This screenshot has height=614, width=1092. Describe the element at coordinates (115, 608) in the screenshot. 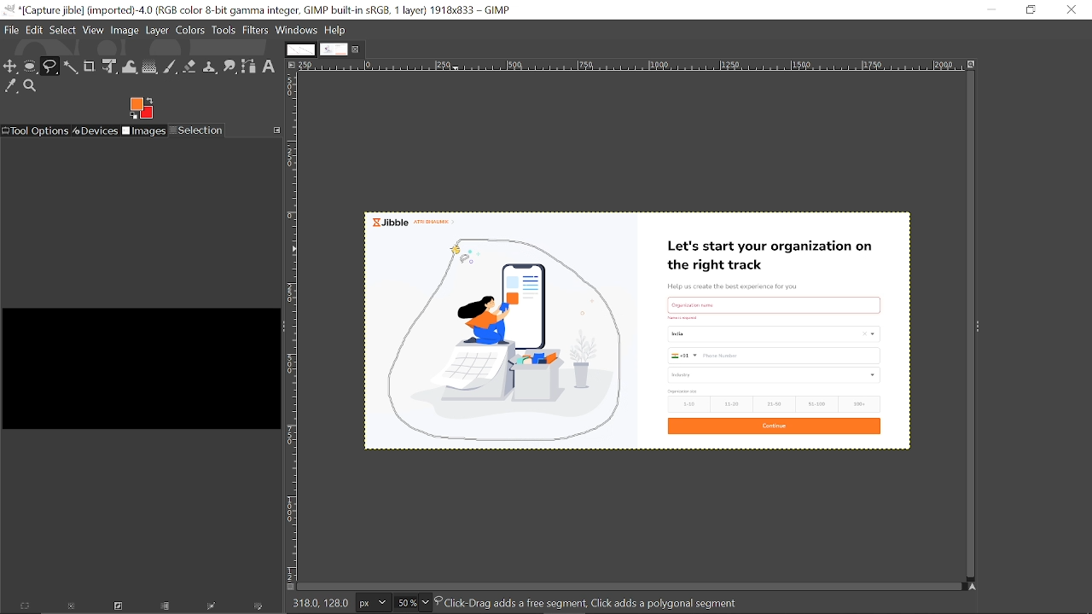

I see `Invert this selection` at that location.